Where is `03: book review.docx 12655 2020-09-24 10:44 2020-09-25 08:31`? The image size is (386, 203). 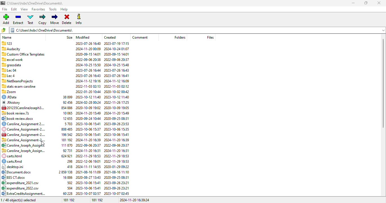
03: book review.docx 12655 2020-09-24 10:44 2020-09-25 08:31 is located at coordinates (65, 119).